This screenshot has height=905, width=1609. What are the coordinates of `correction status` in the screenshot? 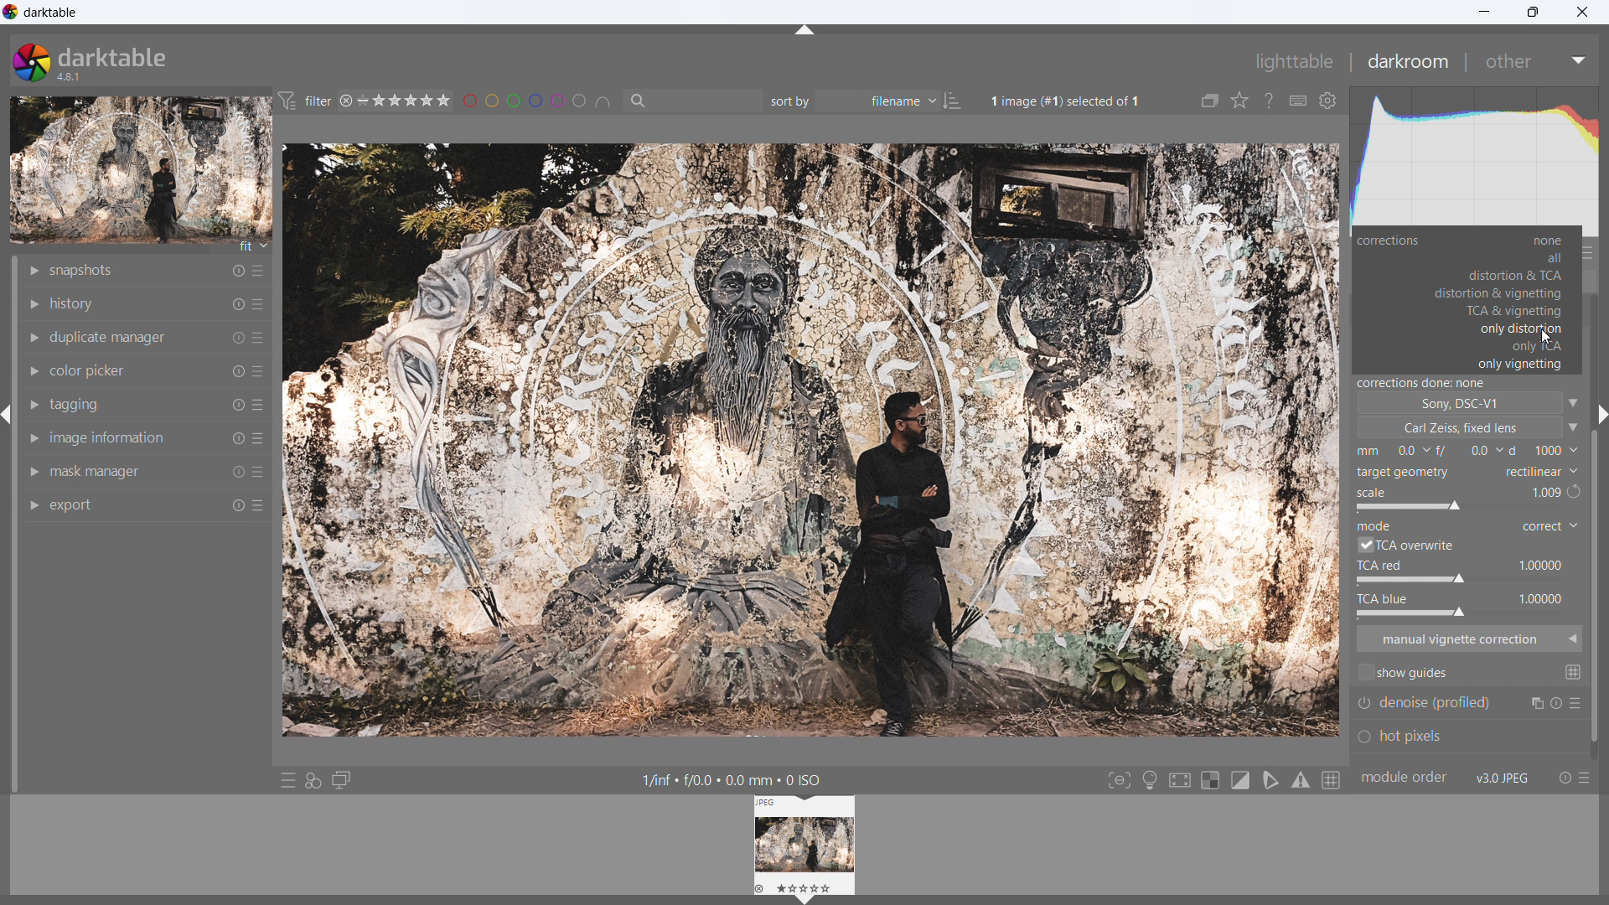 It's located at (1467, 383).